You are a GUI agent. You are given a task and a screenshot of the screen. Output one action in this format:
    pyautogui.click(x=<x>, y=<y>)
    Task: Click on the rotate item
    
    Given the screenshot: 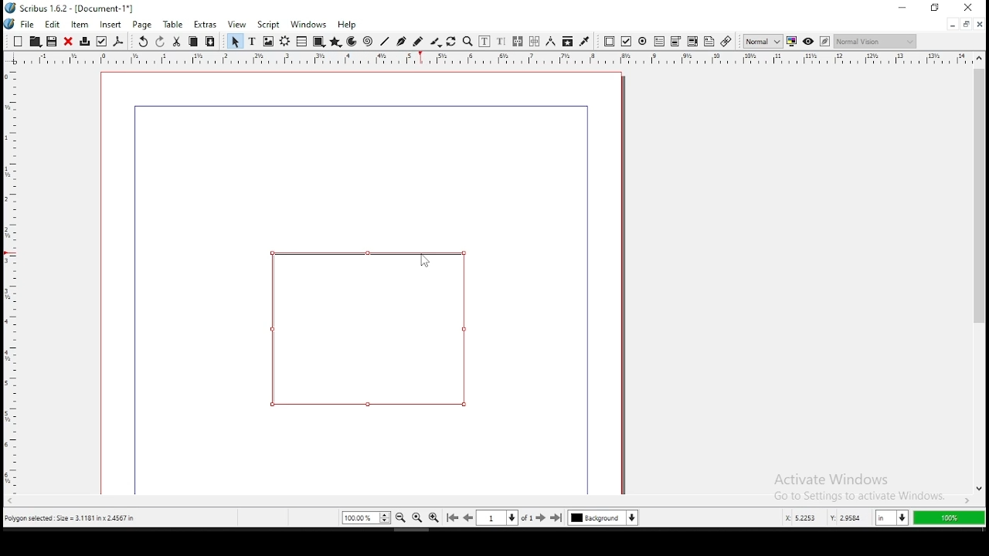 What is the action you would take?
    pyautogui.click(x=451, y=42)
    